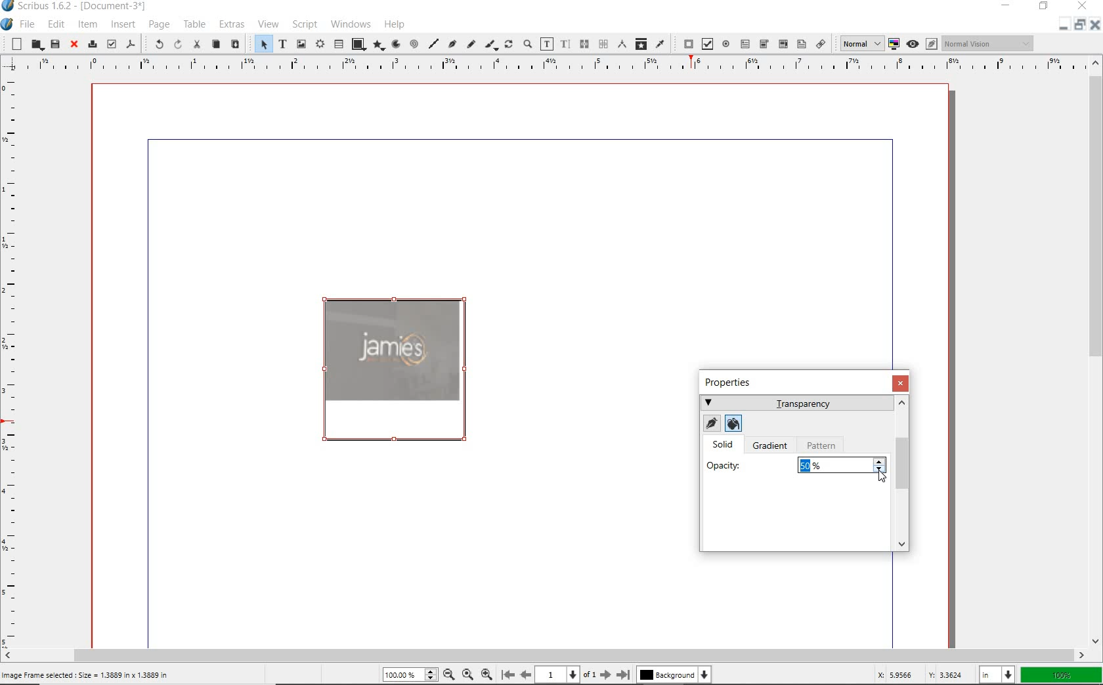 The width and height of the screenshot is (1103, 685). What do you see at coordinates (822, 45) in the screenshot?
I see `link annotation` at bounding box center [822, 45].